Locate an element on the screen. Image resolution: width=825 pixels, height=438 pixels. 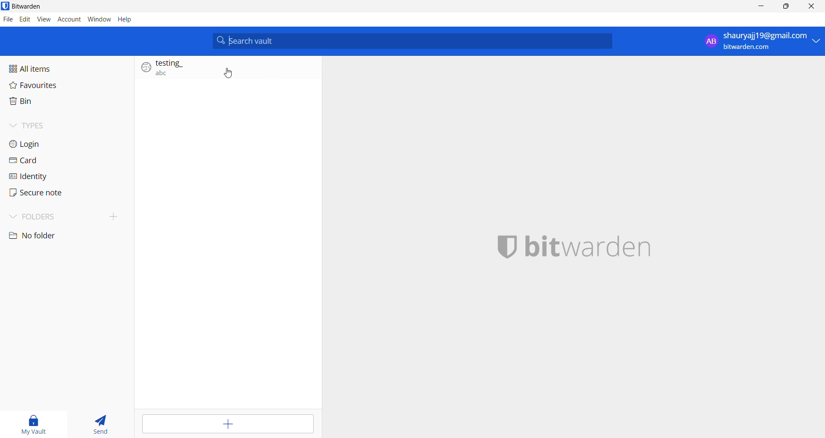
Types is located at coordinates (63, 124).